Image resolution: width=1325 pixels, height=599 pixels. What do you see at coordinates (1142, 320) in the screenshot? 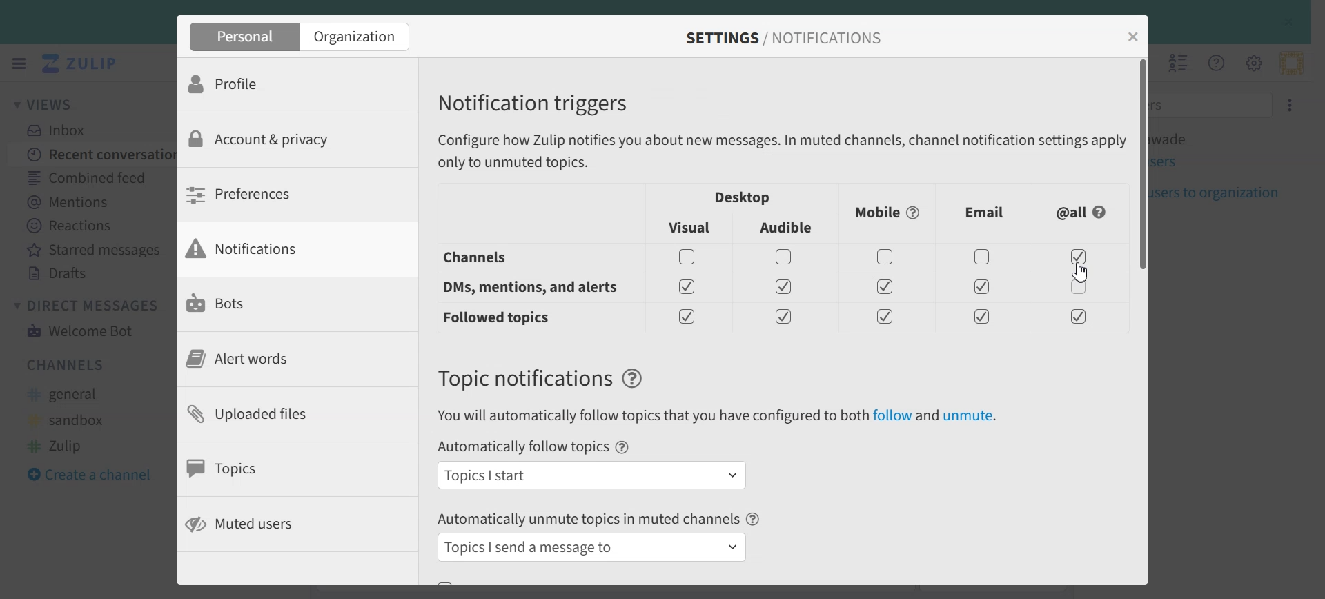
I see `Vertical scroll bar` at bounding box center [1142, 320].